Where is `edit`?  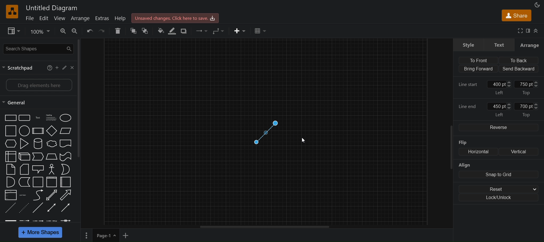
edit is located at coordinates (44, 18).